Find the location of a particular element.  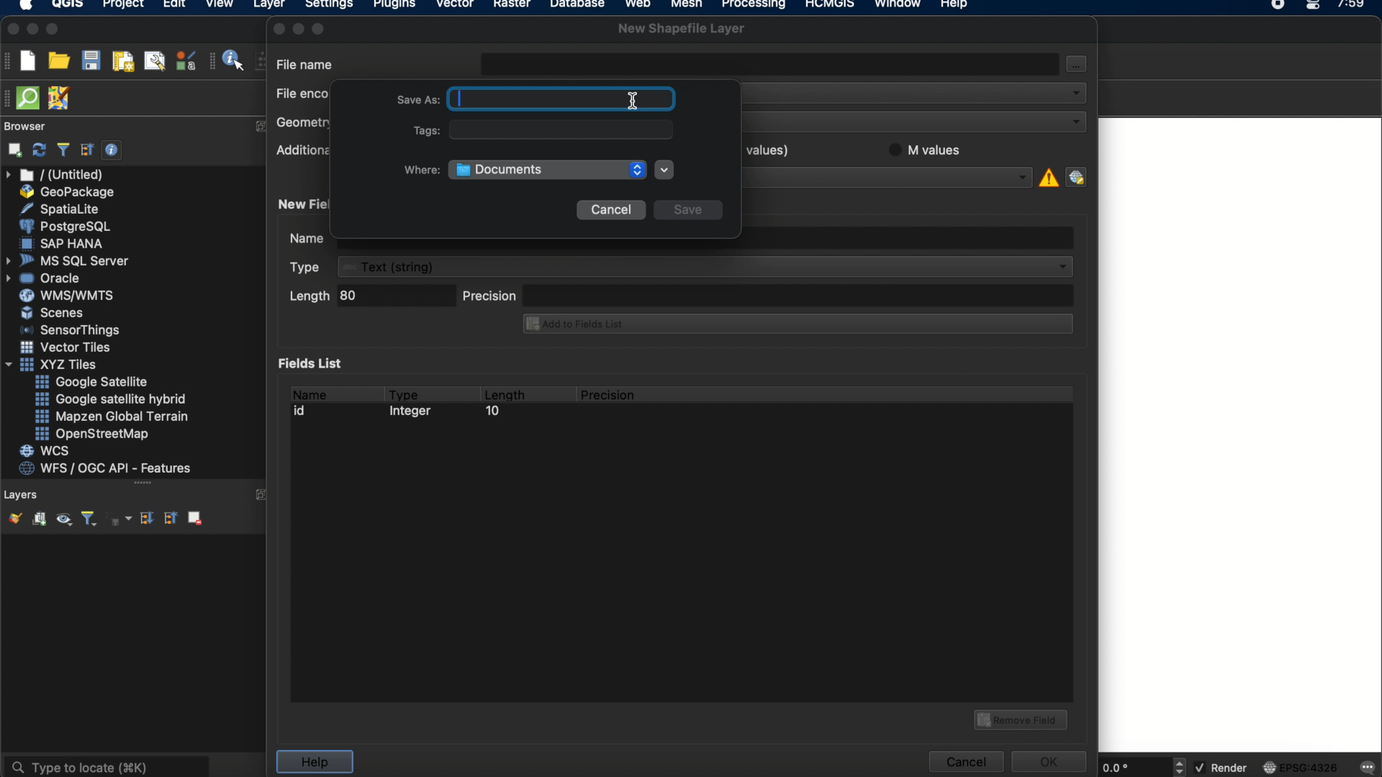

refresh is located at coordinates (40, 150).